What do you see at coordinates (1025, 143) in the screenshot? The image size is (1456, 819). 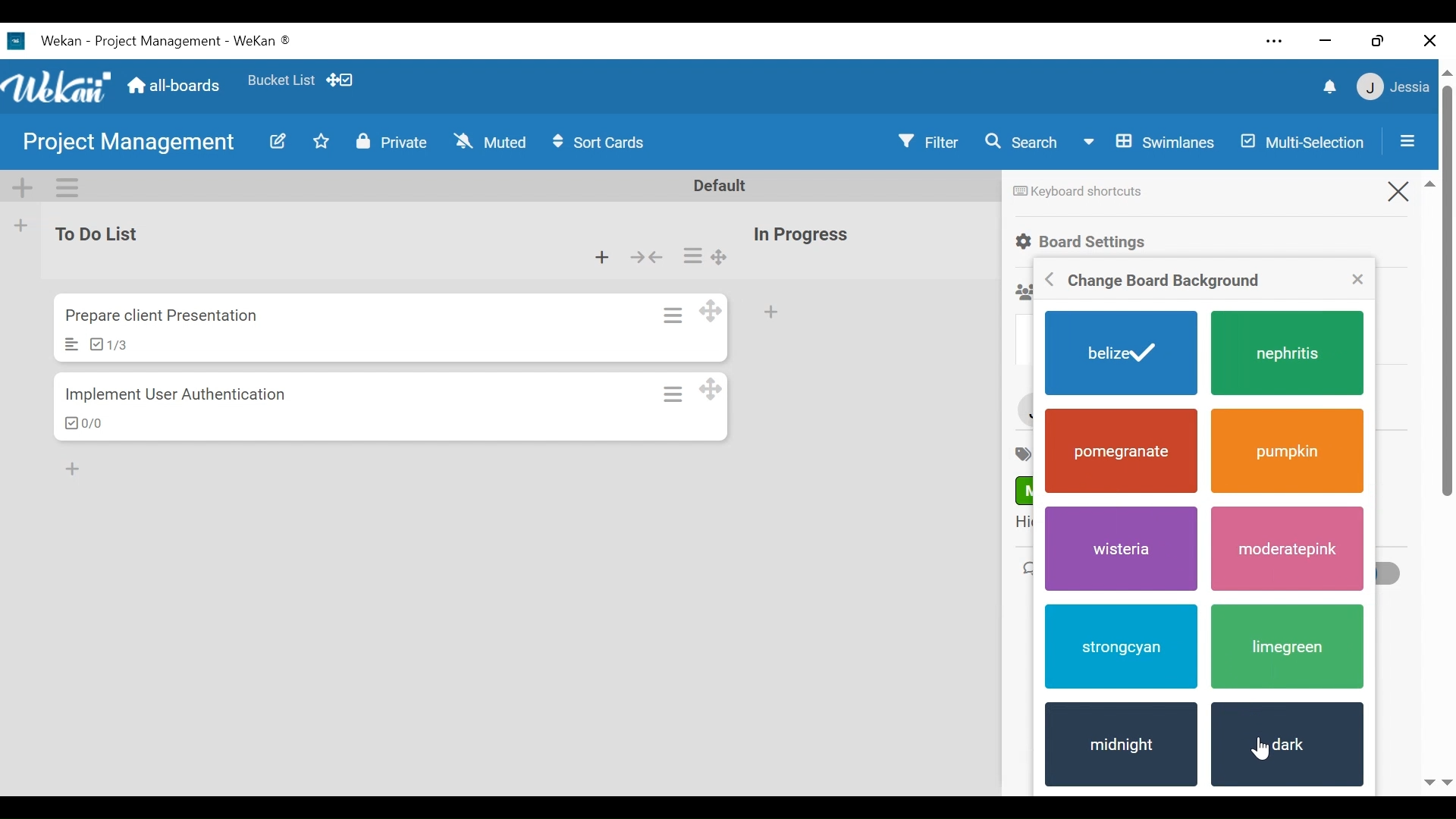 I see `Search` at bounding box center [1025, 143].